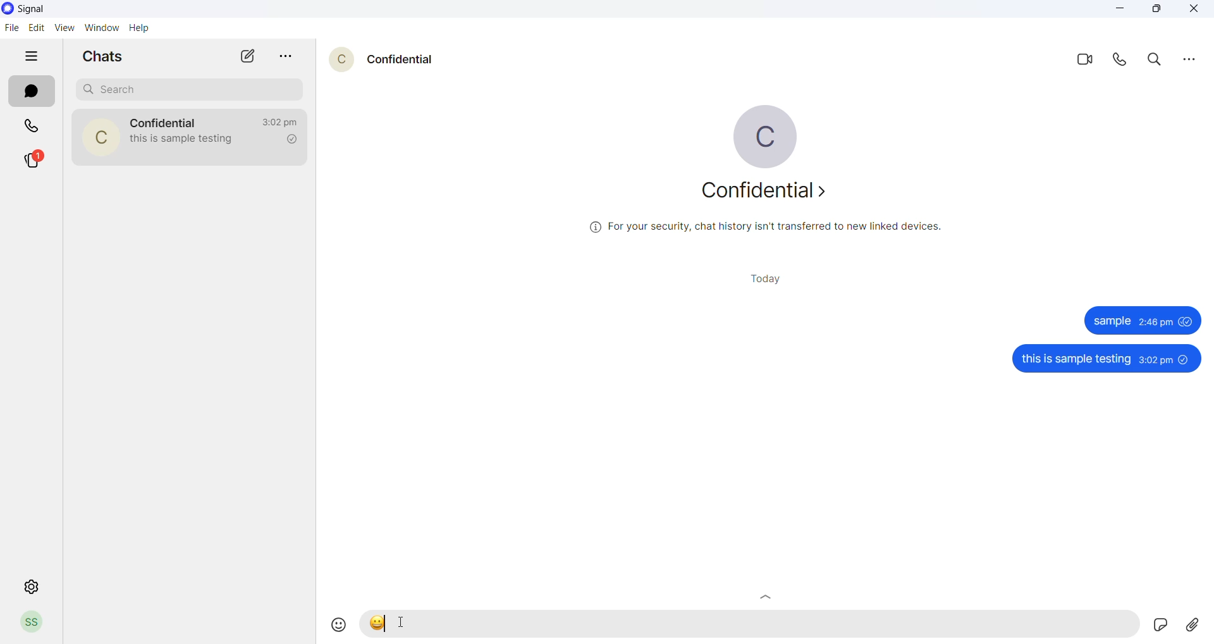  I want to click on emojis, so click(336, 626).